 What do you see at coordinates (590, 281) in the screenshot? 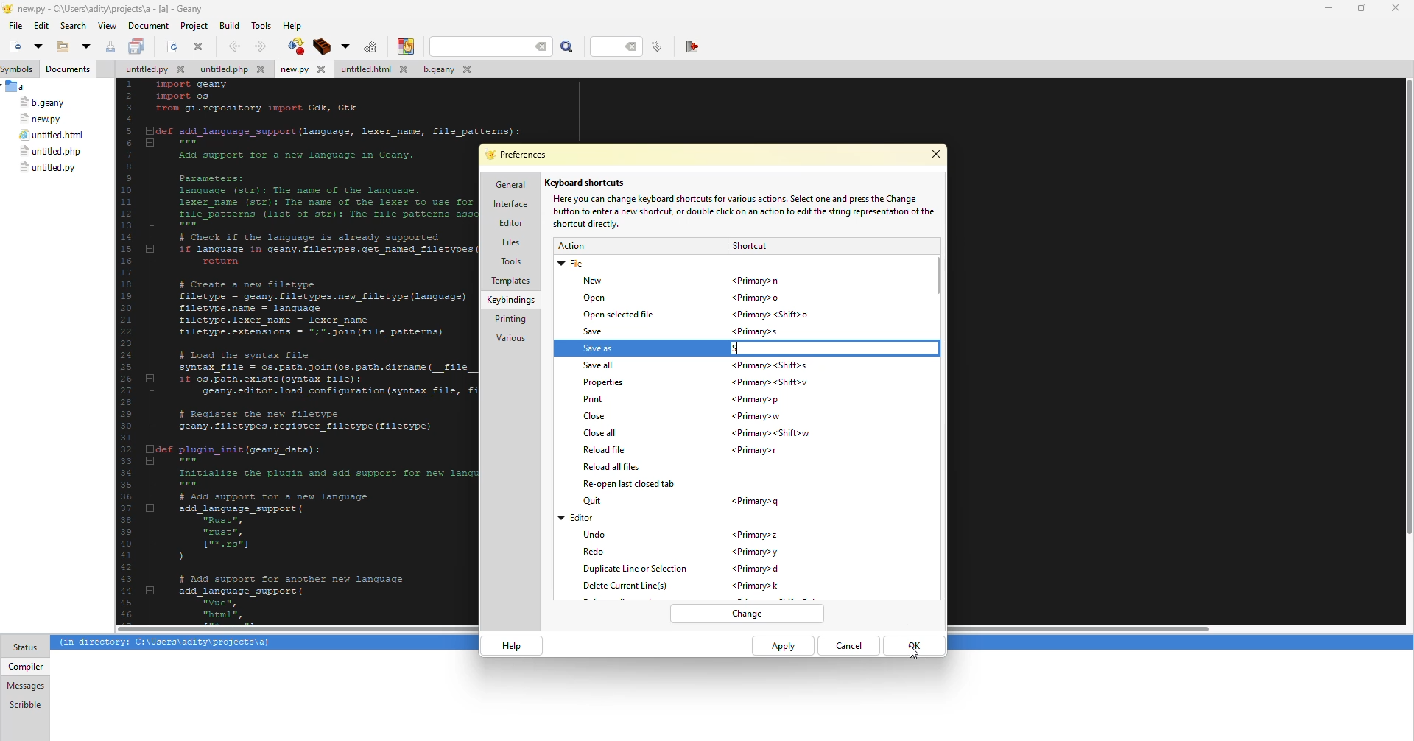
I see `new` at bounding box center [590, 281].